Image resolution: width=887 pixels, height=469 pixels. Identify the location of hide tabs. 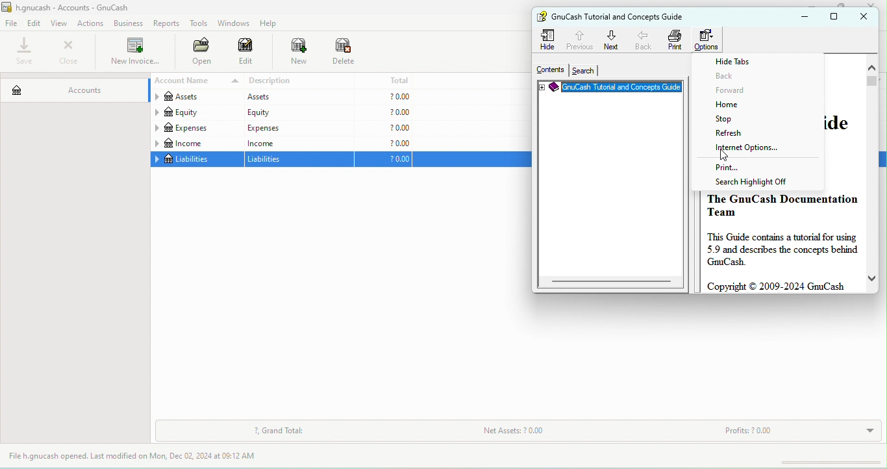
(740, 62).